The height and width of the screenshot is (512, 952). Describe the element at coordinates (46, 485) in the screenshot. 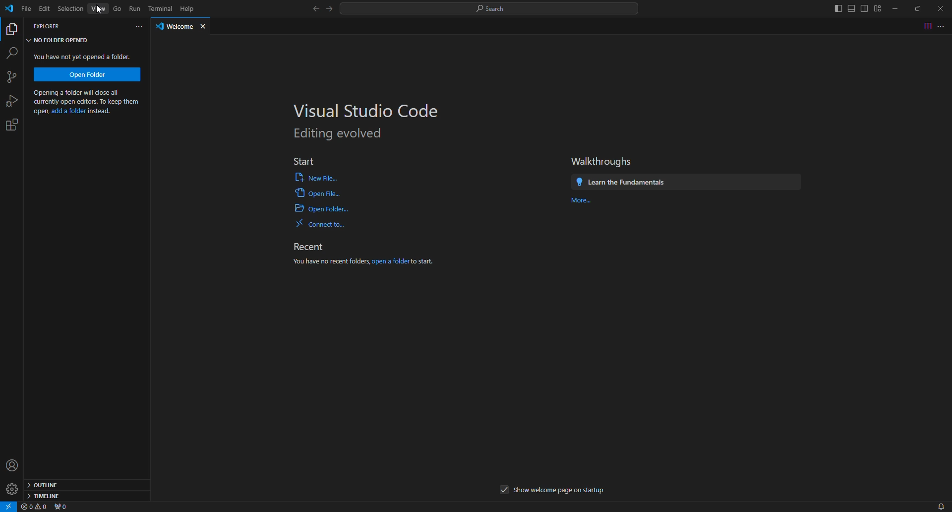

I see `outline` at that location.